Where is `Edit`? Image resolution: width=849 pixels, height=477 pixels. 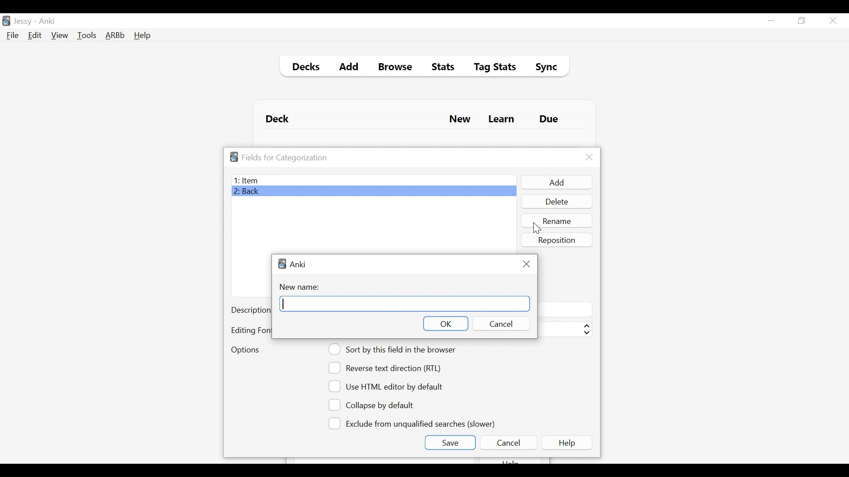 Edit is located at coordinates (34, 36).